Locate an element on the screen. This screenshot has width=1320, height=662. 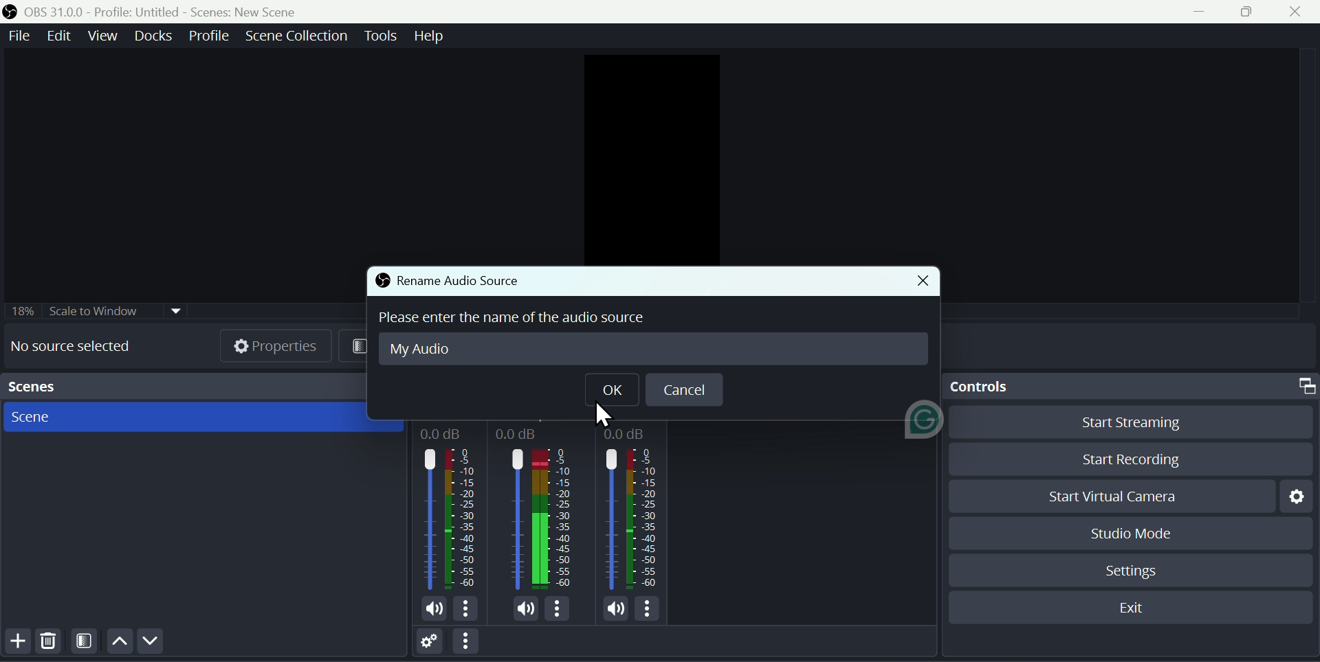
Start virtual camera is located at coordinates (1112, 494).